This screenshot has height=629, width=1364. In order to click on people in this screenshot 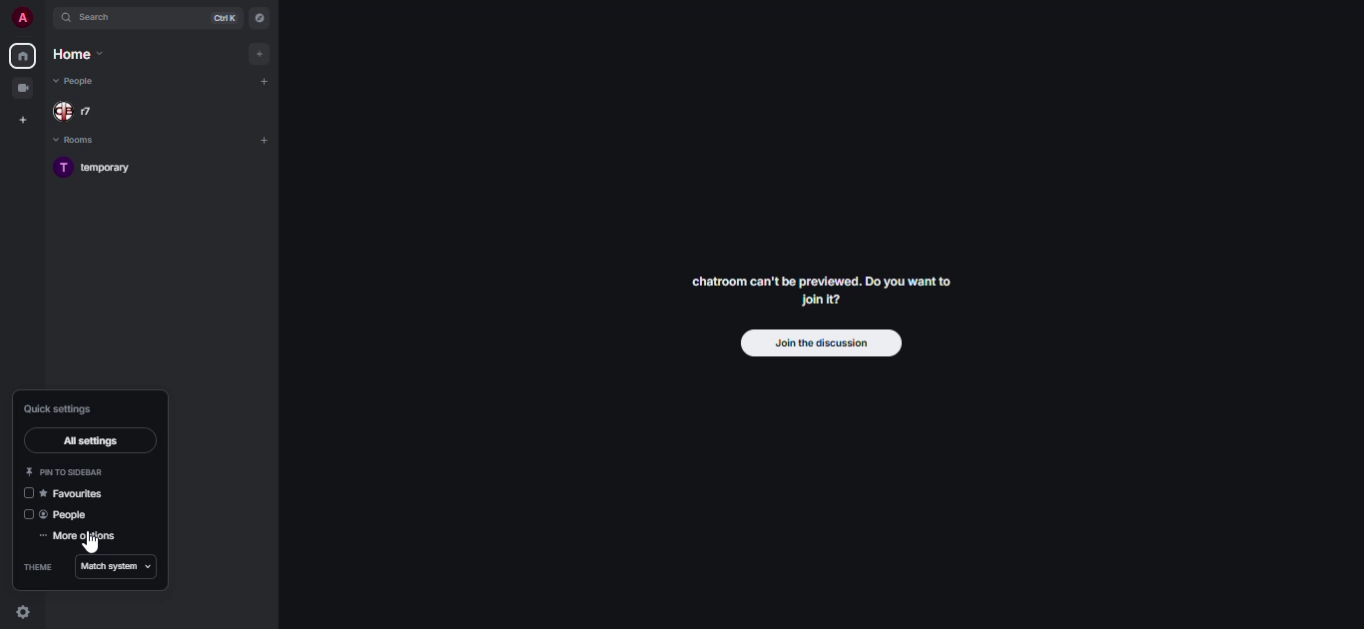, I will do `click(69, 515)`.